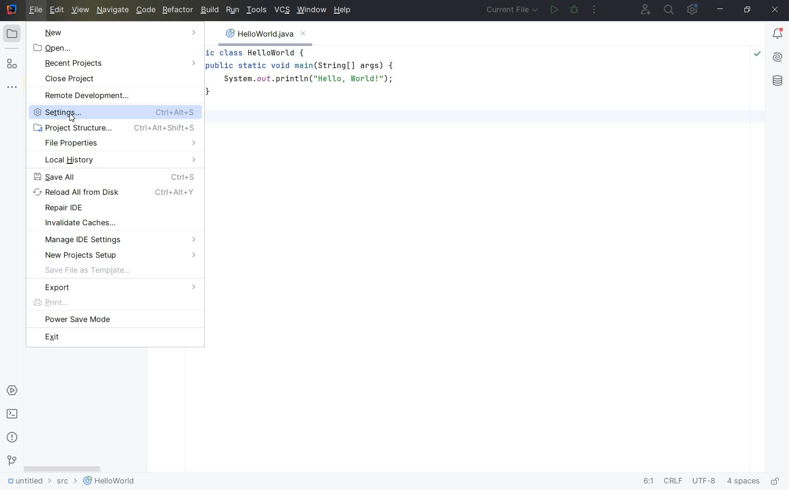  Describe the element at coordinates (554, 10) in the screenshot. I see `run` at that location.